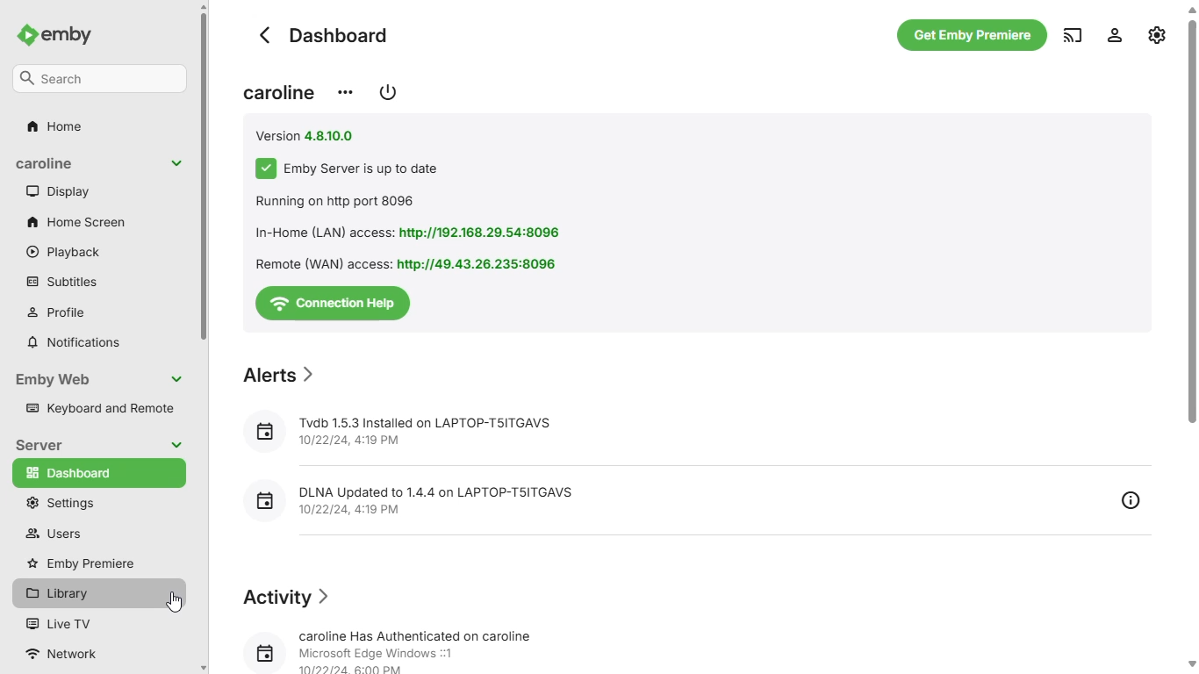 This screenshot has height=674, width=1199. What do you see at coordinates (290, 598) in the screenshot?
I see `activity` at bounding box center [290, 598].